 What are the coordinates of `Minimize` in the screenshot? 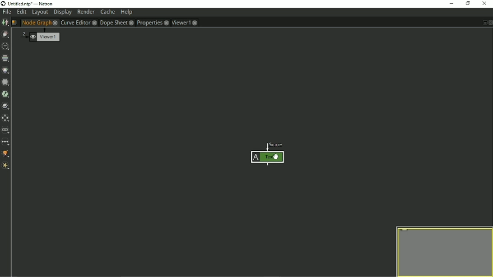 It's located at (451, 3).